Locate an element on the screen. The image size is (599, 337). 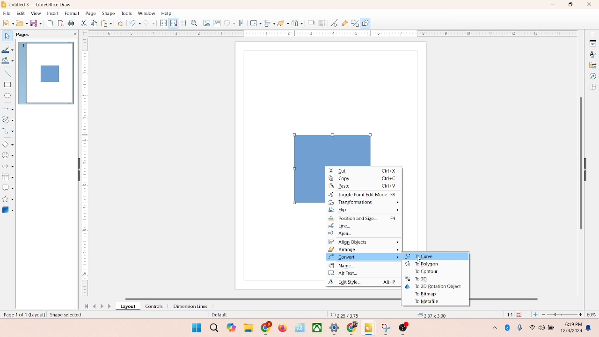
zoom percentage is located at coordinates (593, 315).